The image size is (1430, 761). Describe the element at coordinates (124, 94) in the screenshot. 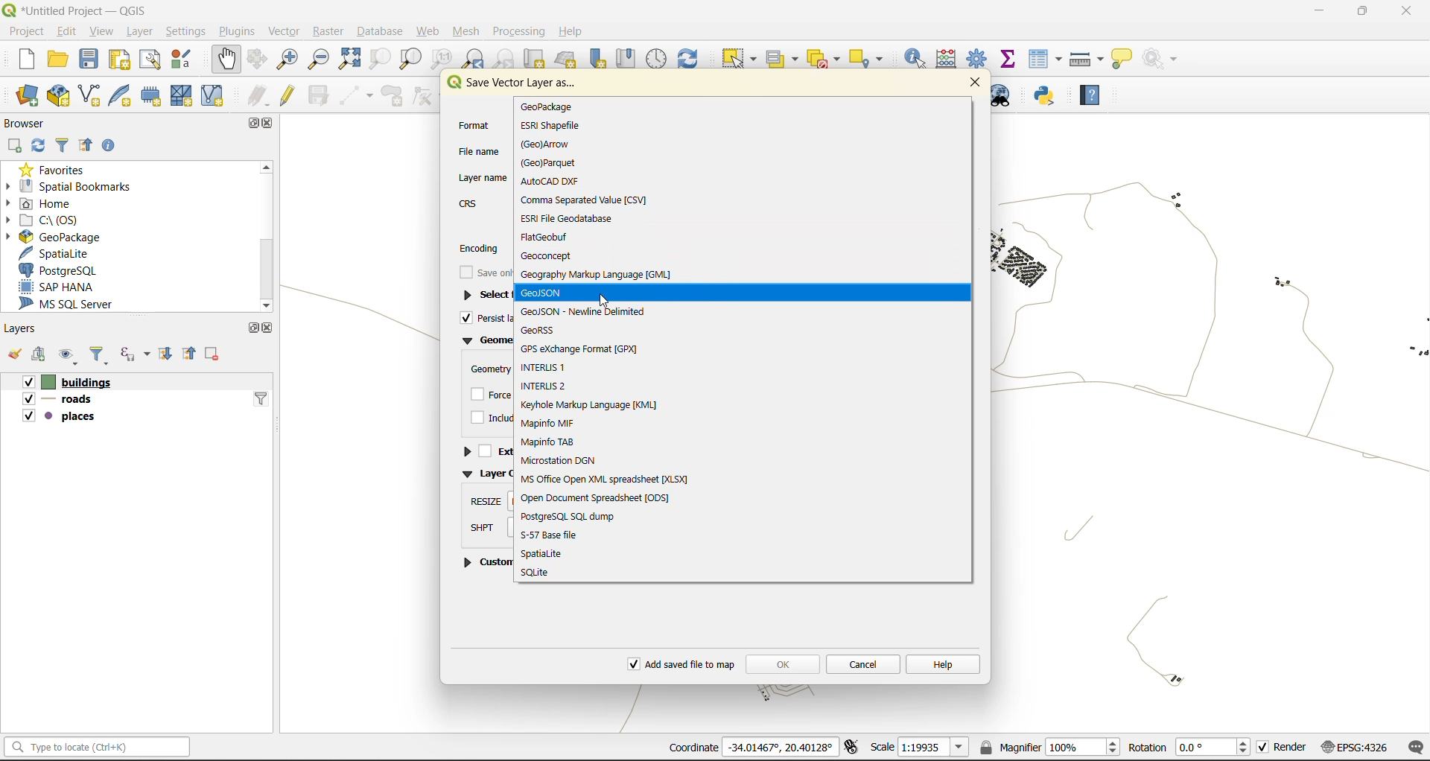

I see `new spatialite` at that location.